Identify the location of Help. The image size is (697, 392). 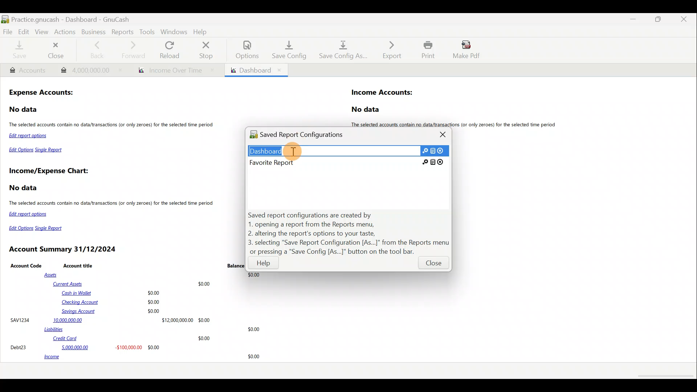
(264, 265).